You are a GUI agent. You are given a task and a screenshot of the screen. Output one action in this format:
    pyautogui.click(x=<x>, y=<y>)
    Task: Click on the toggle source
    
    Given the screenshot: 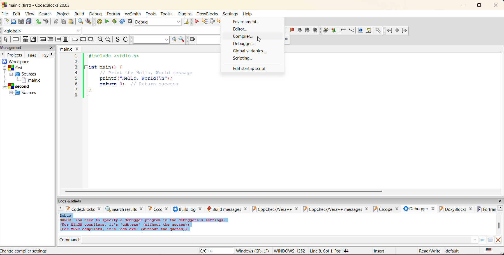 What is the action you would take?
    pyautogui.click(x=117, y=40)
    